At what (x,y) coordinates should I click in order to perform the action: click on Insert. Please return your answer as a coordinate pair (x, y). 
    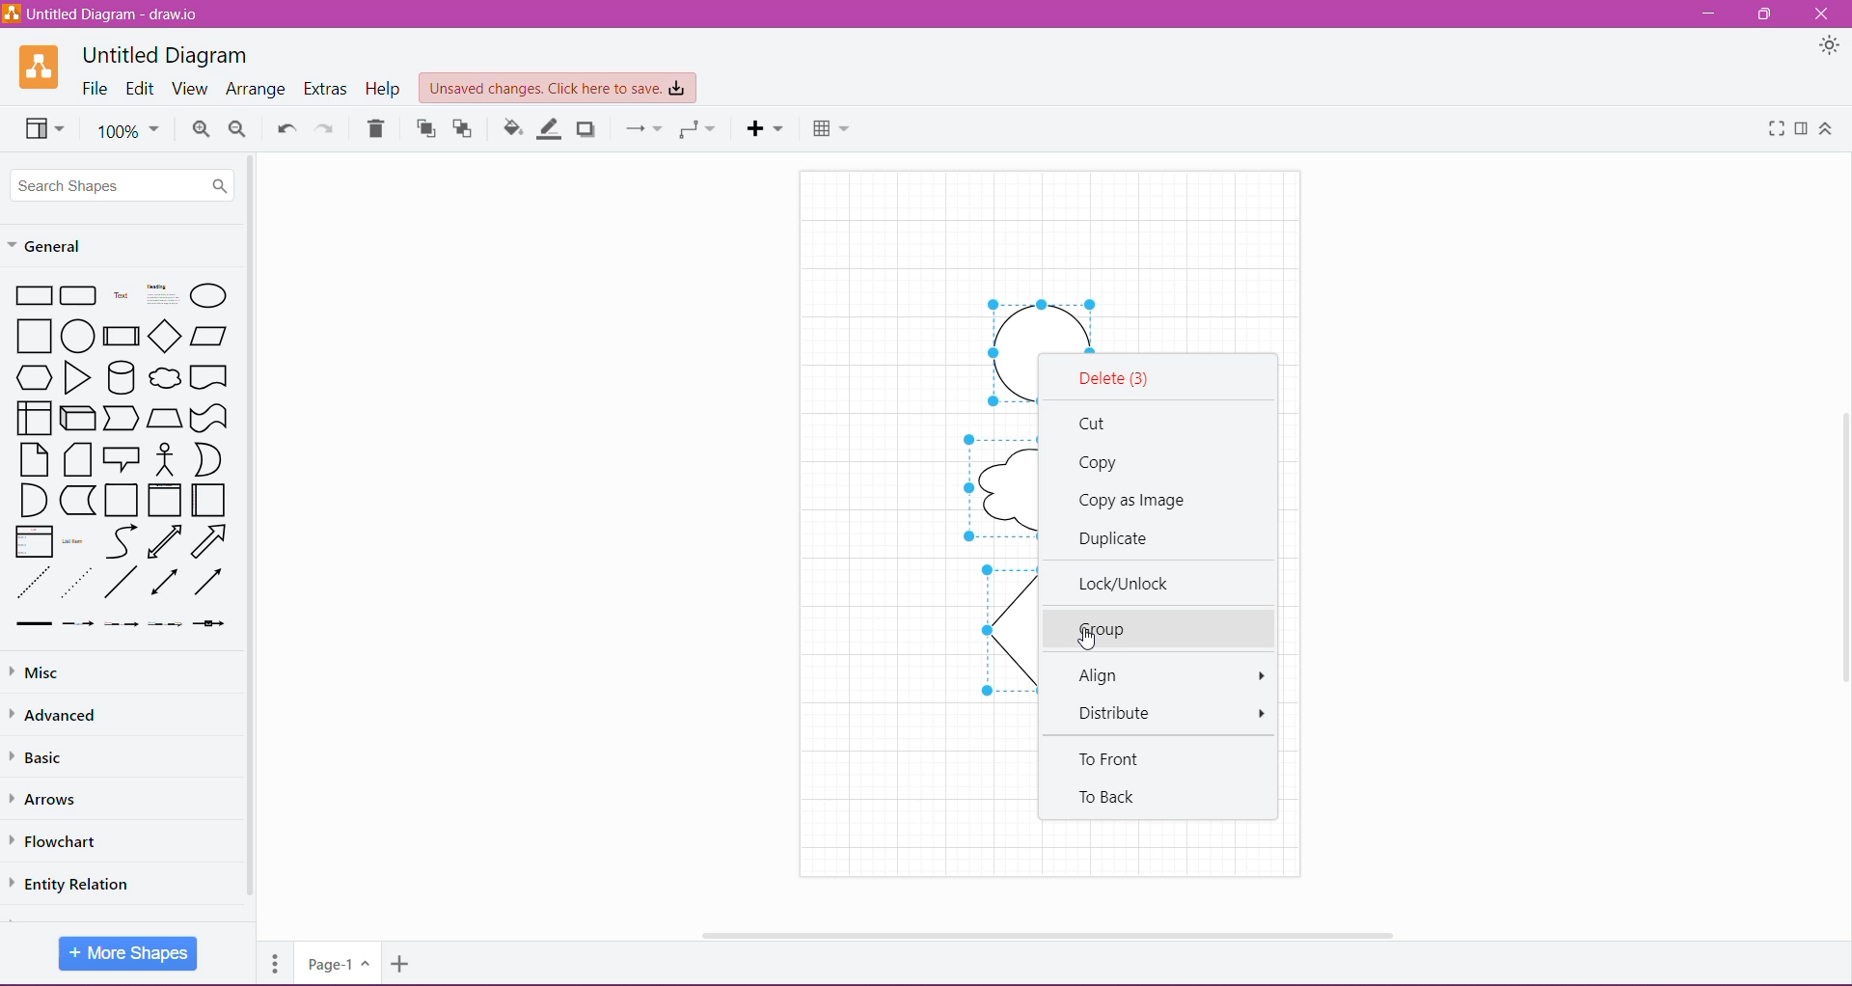
    Looking at the image, I should click on (765, 128).